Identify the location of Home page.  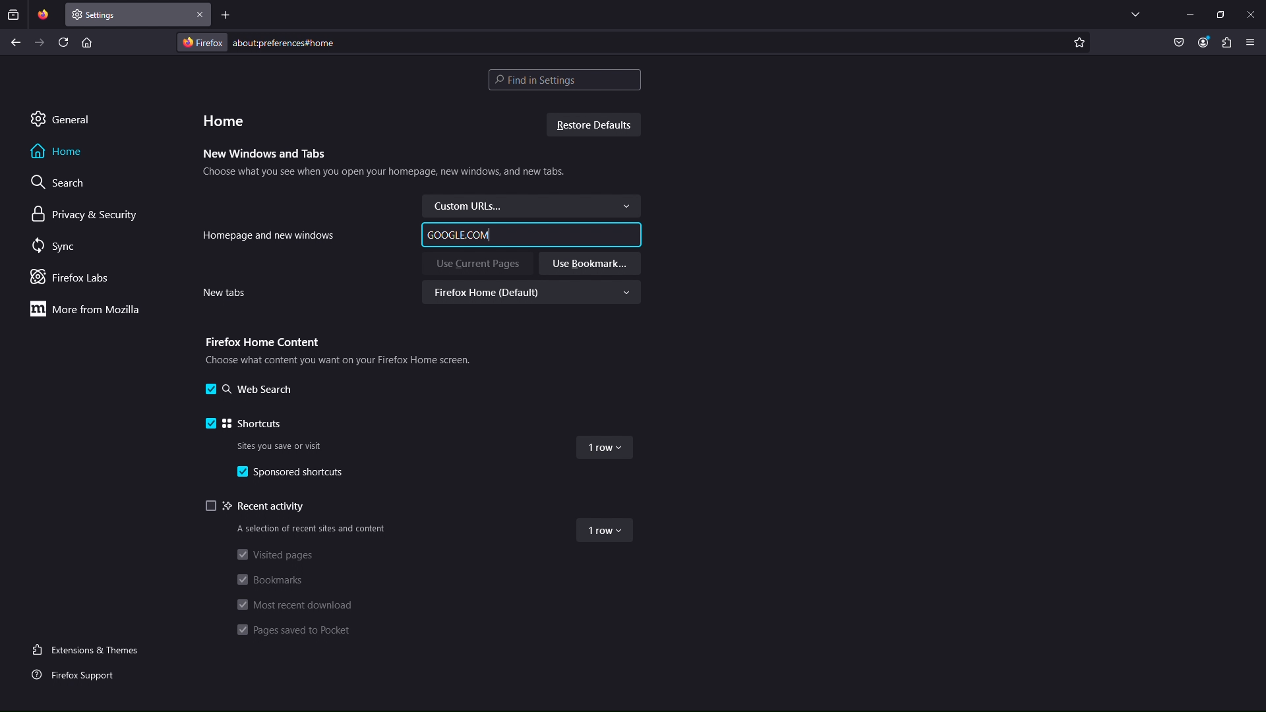
(86, 42).